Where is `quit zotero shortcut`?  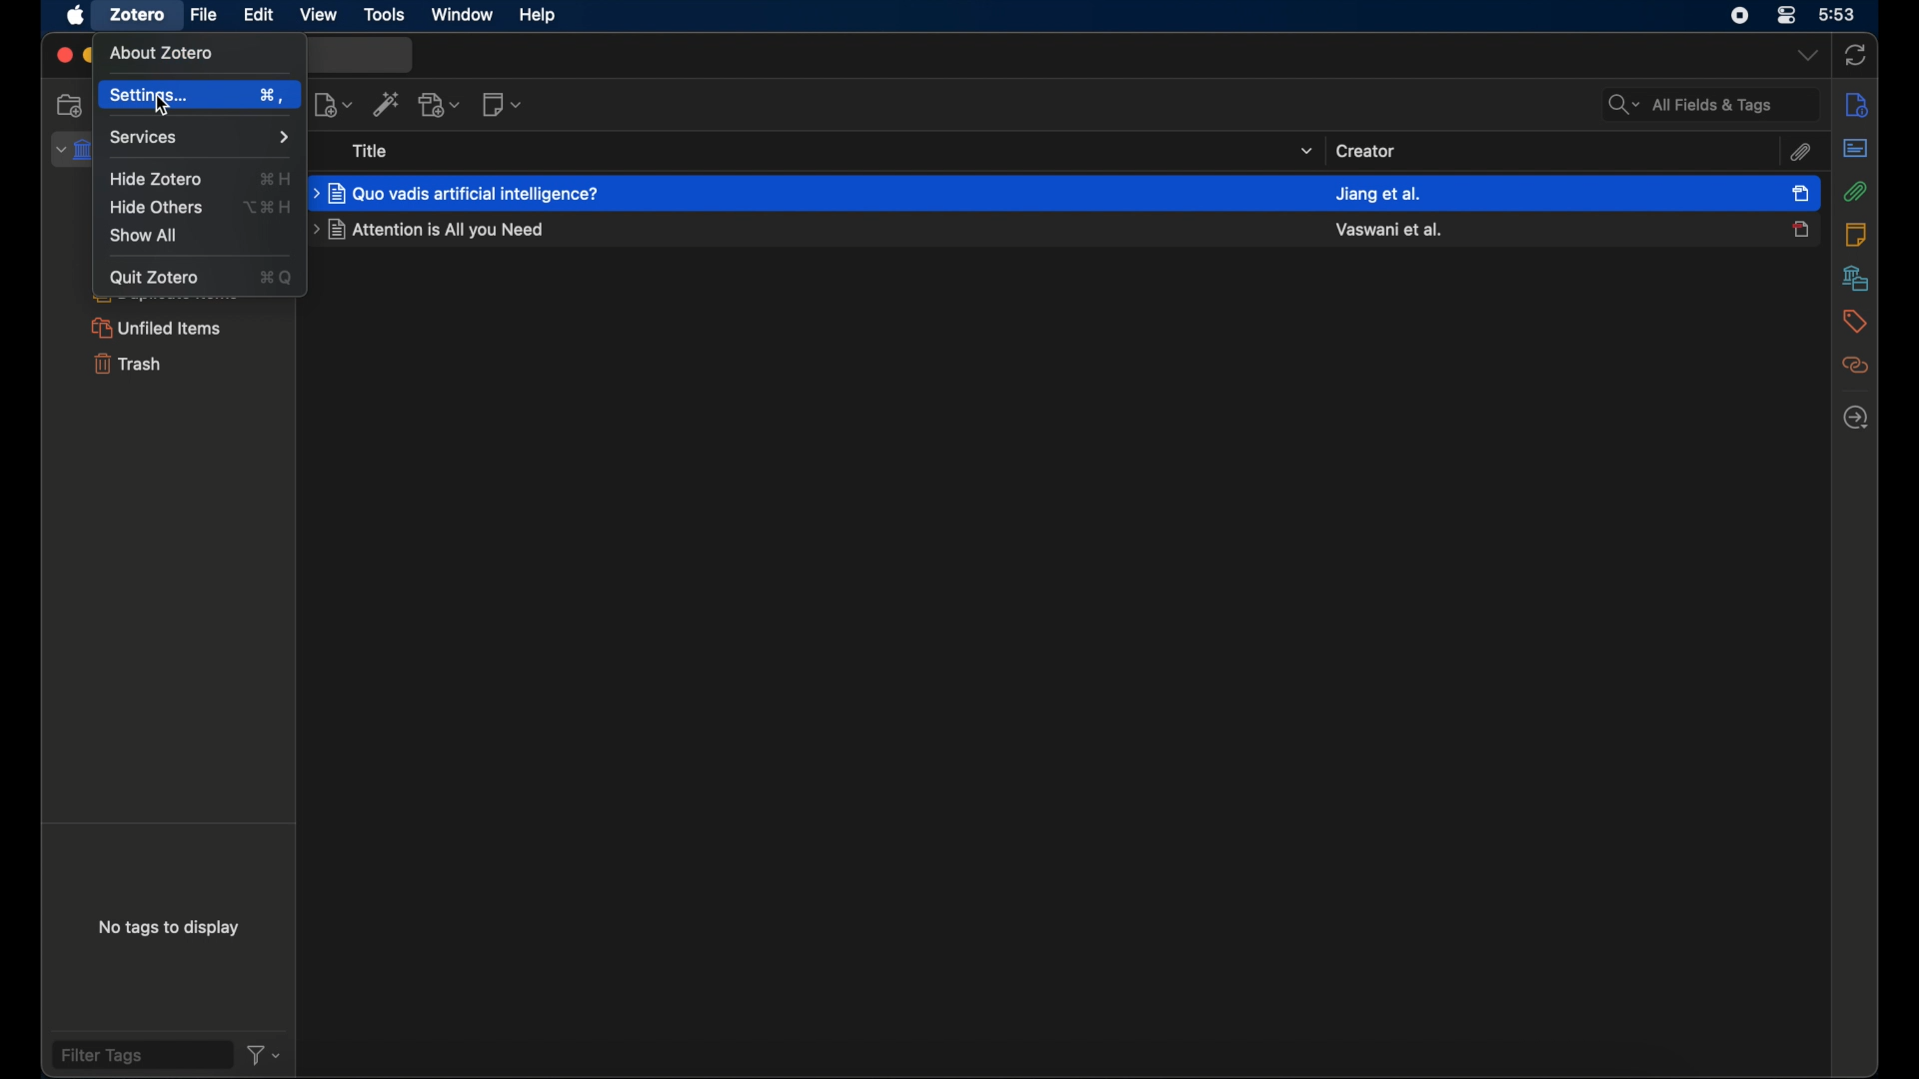 quit zotero shortcut is located at coordinates (278, 278).